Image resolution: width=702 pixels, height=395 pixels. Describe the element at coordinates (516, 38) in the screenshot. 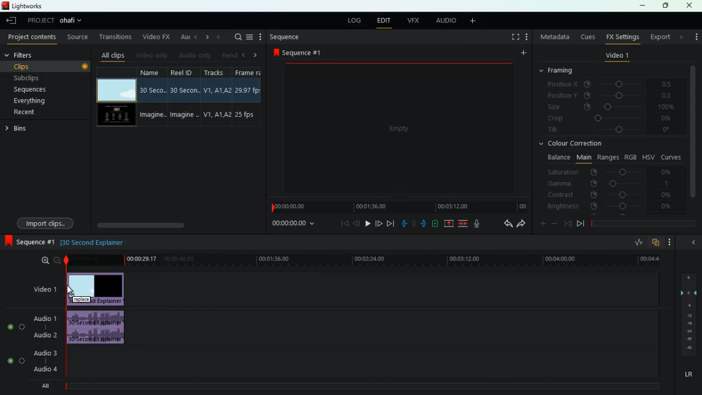

I see `full screen` at that location.